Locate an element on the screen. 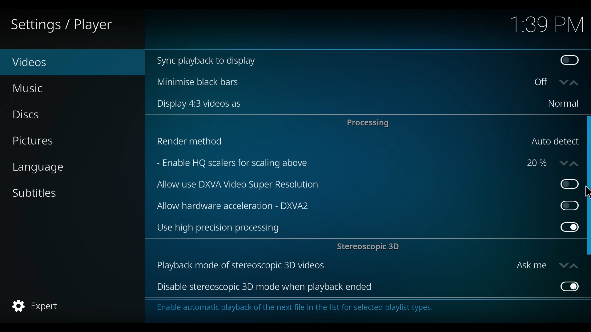 This screenshot has height=332, width=591. up is located at coordinates (573, 265).